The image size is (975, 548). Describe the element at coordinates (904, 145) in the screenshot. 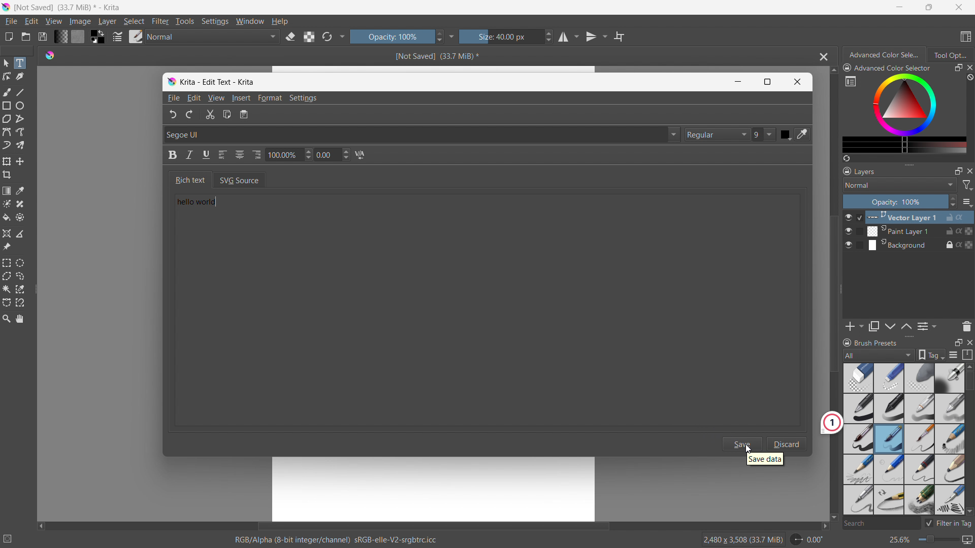

I see `more colors` at that location.